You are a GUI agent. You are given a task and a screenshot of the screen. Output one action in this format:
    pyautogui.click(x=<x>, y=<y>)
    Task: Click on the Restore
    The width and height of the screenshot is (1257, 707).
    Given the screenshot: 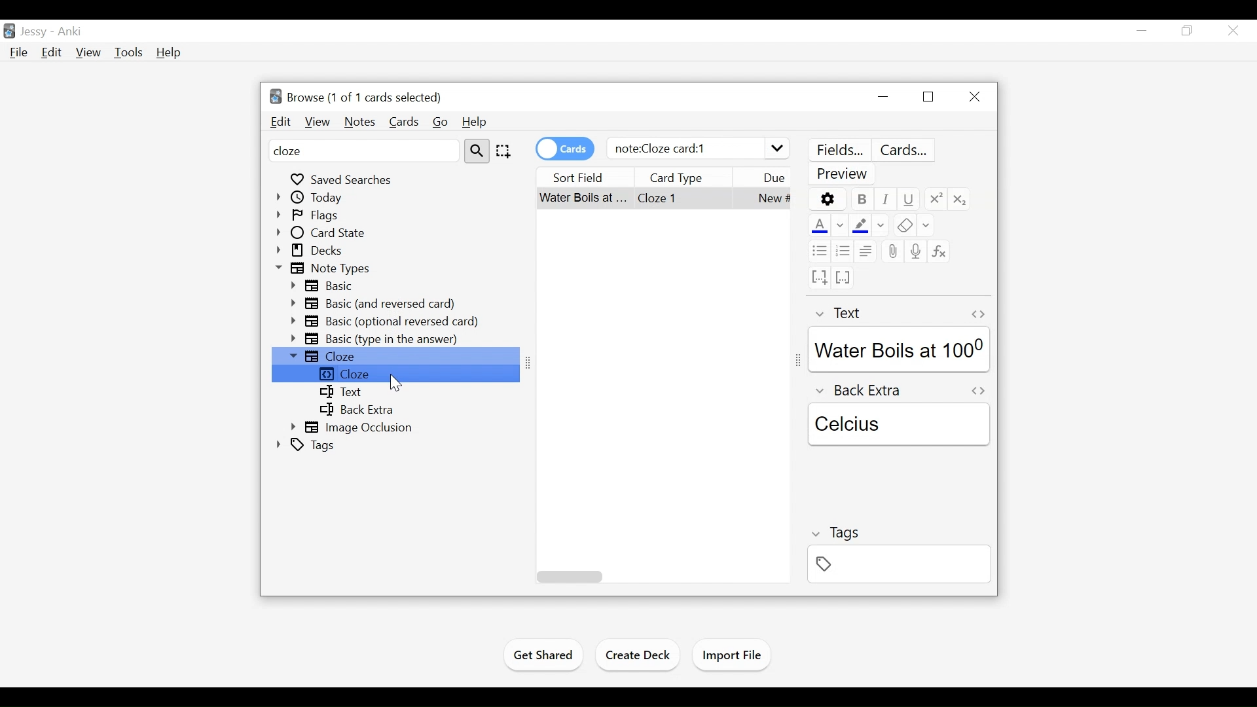 What is the action you would take?
    pyautogui.click(x=1188, y=31)
    